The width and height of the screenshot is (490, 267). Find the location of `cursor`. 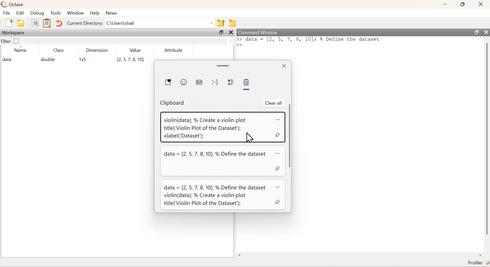

cursor is located at coordinates (249, 137).